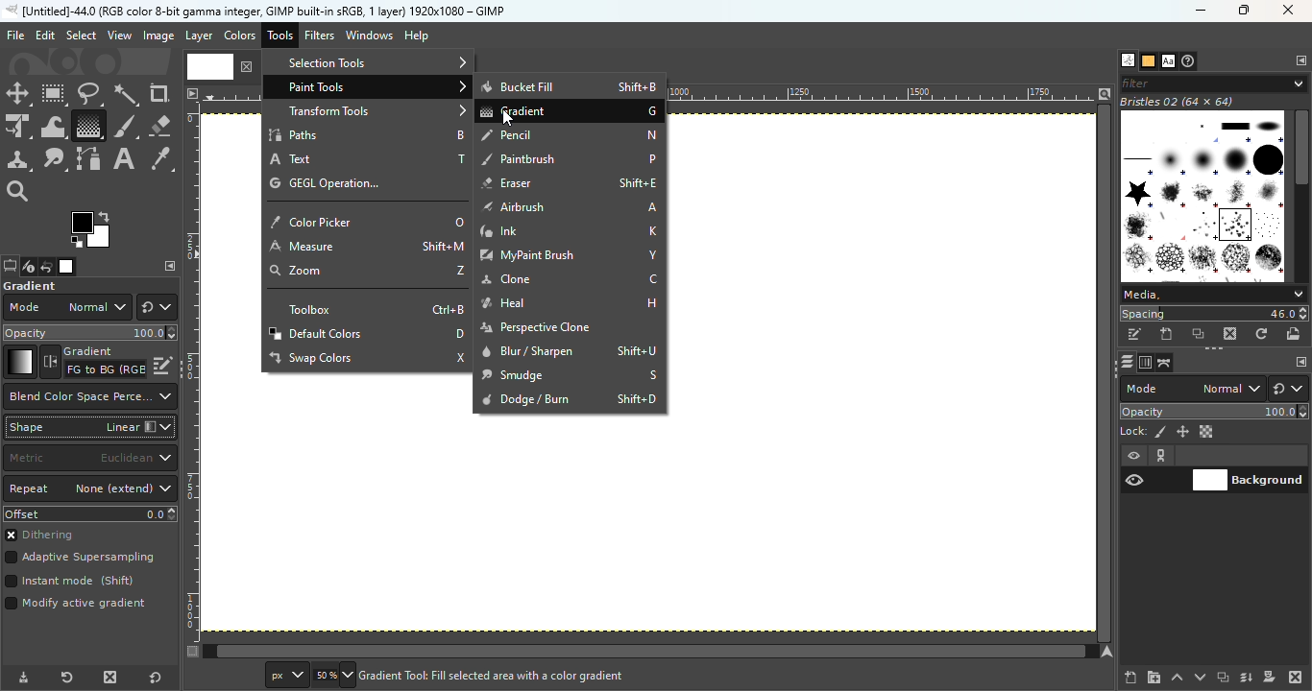 This screenshot has height=691, width=1312. Describe the element at coordinates (66, 307) in the screenshot. I see `Mode` at that location.